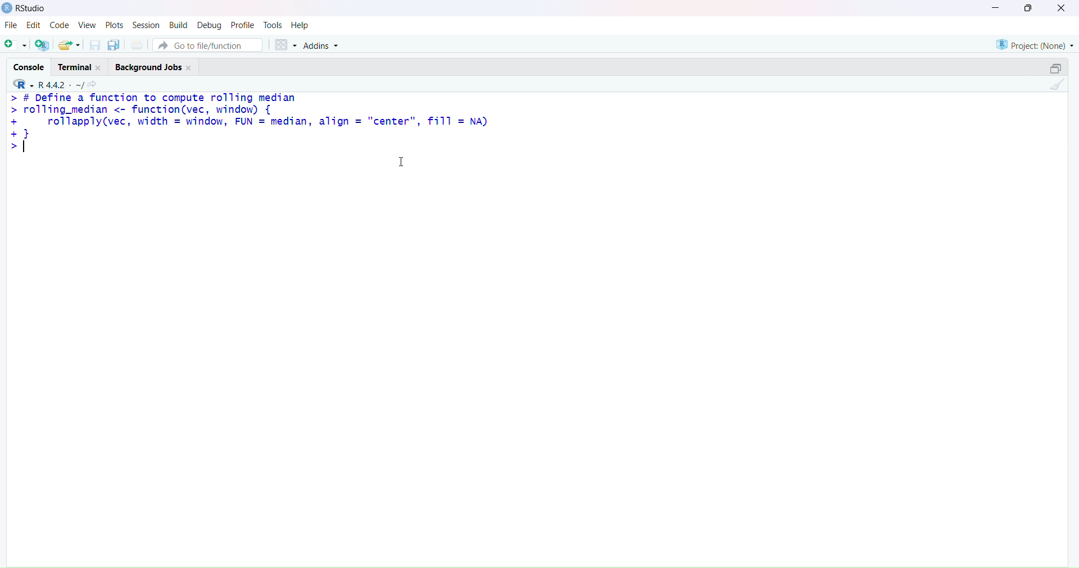 The width and height of the screenshot is (1079, 568). What do you see at coordinates (301, 26) in the screenshot?
I see `help` at bounding box center [301, 26].